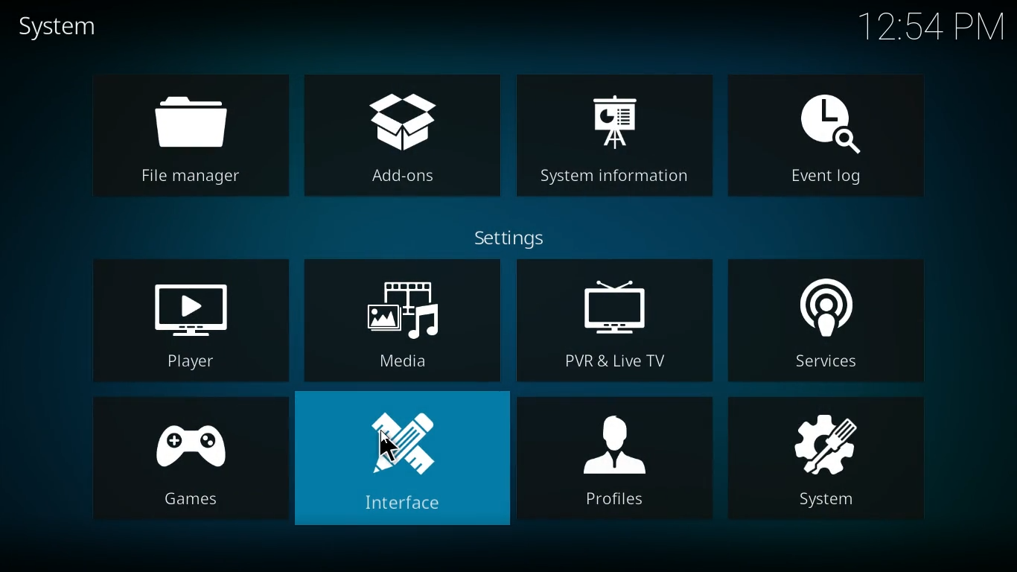 The image size is (1017, 572). I want to click on time, so click(928, 27).